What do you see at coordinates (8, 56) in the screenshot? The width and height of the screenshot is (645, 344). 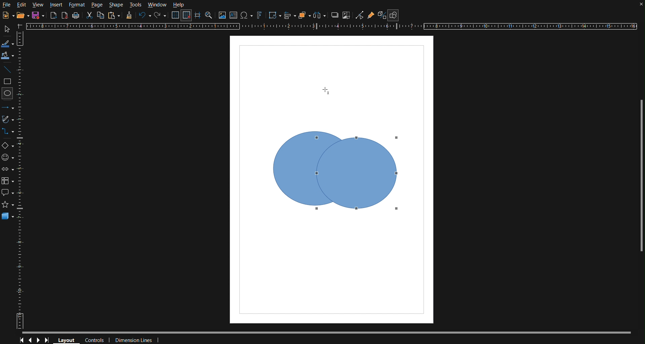 I see `Fill Color` at bounding box center [8, 56].